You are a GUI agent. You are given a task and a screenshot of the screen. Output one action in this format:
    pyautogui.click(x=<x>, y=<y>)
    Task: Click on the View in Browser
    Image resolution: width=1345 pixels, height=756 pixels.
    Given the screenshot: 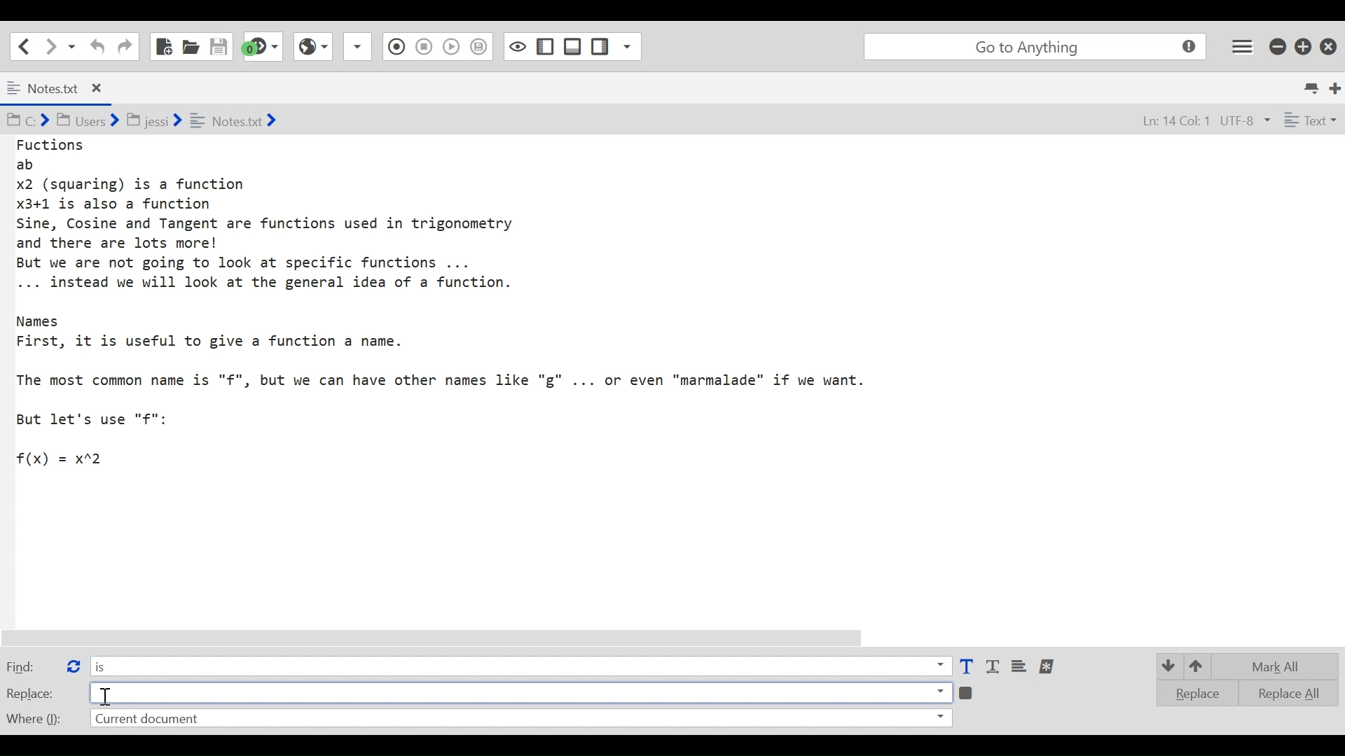 What is the action you would take?
    pyautogui.click(x=423, y=45)
    